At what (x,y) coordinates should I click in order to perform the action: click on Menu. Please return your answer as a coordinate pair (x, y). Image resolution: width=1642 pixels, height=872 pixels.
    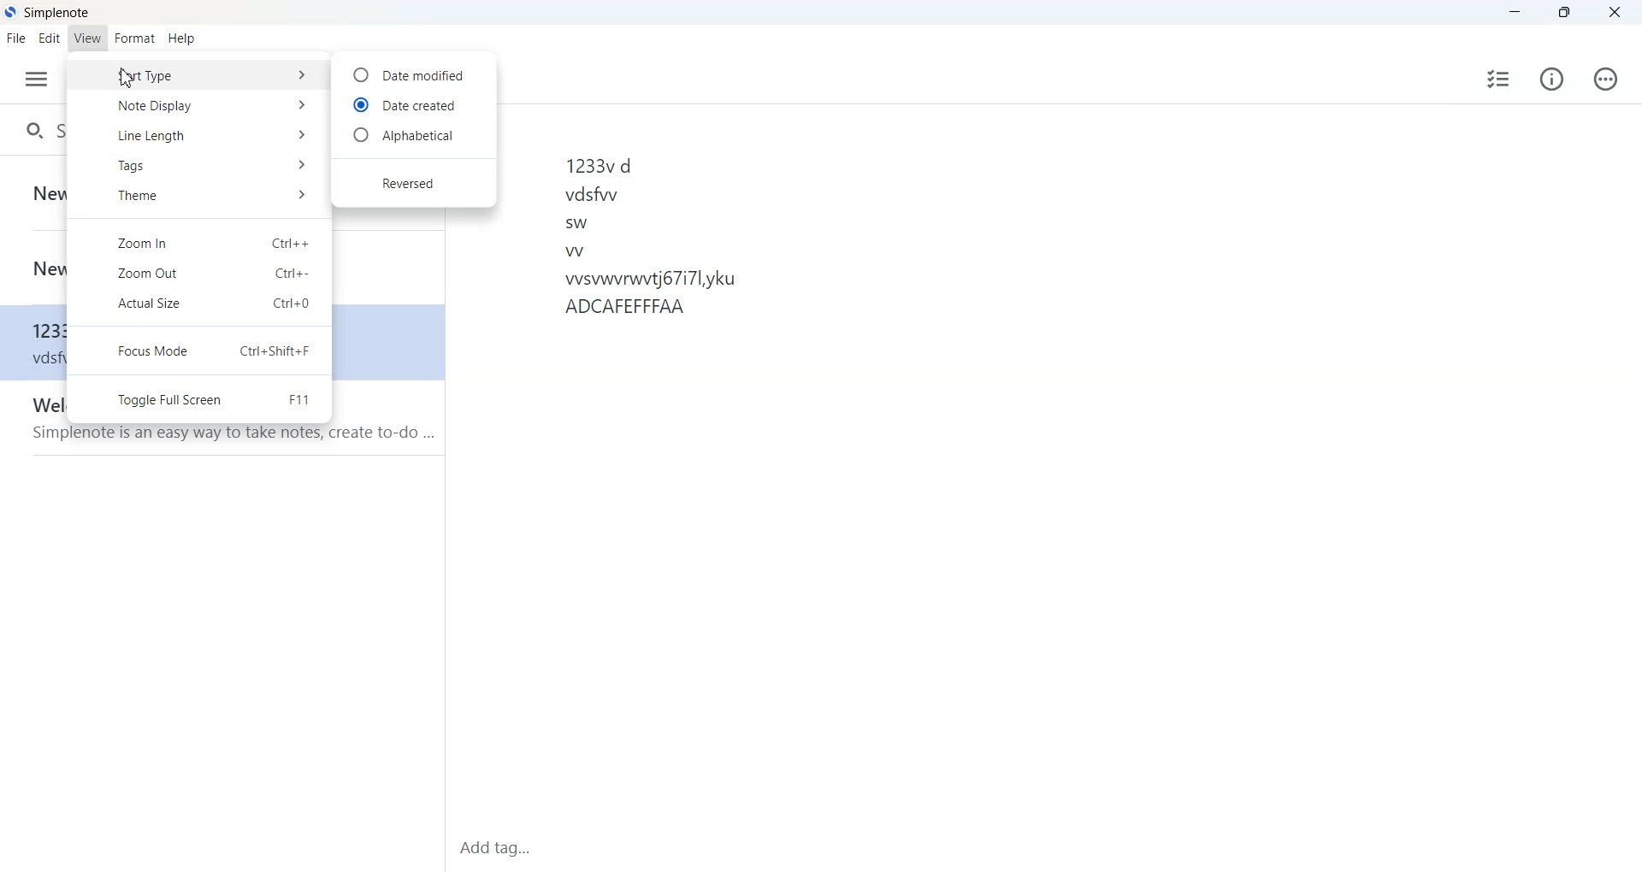
    Looking at the image, I should click on (38, 80).